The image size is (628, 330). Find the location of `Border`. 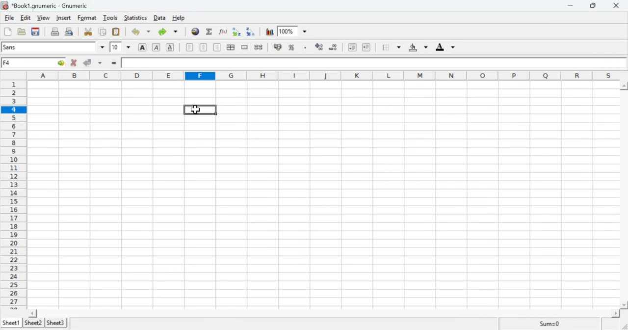

Border is located at coordinates (388, 47).